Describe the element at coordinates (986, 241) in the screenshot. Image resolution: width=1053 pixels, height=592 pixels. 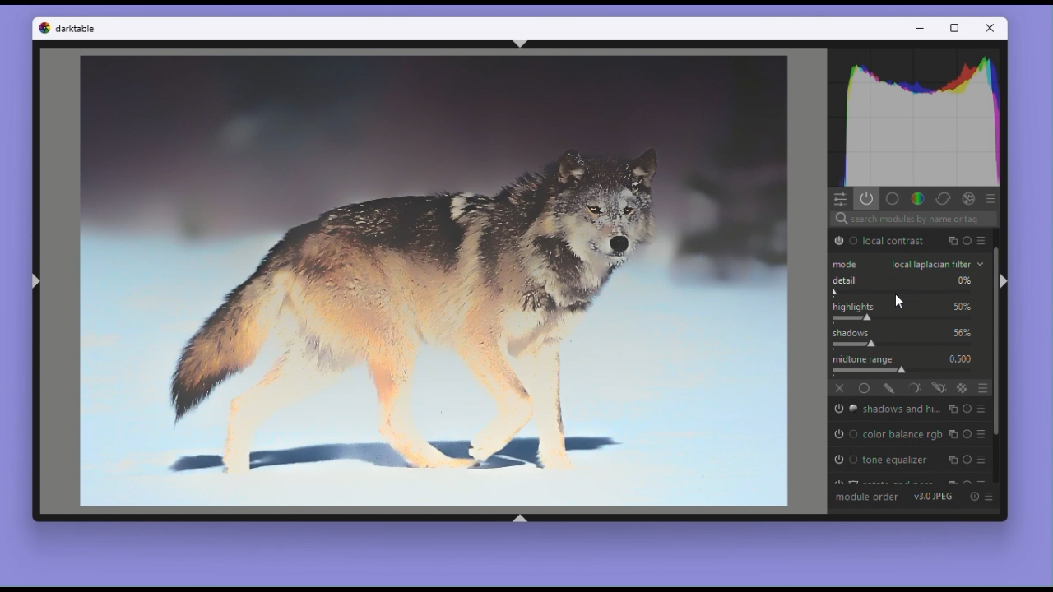
I see `` at that location.